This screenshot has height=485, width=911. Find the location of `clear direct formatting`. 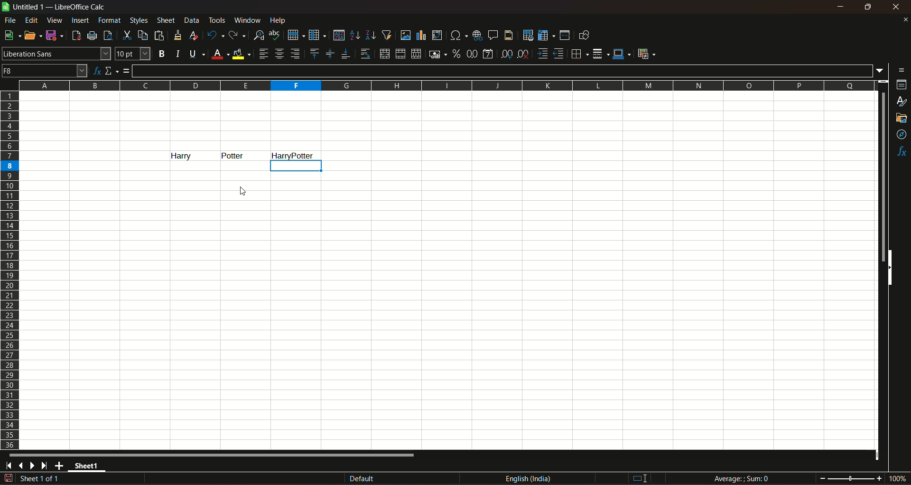

clear direct formatting is located at coordinates (195, 35).